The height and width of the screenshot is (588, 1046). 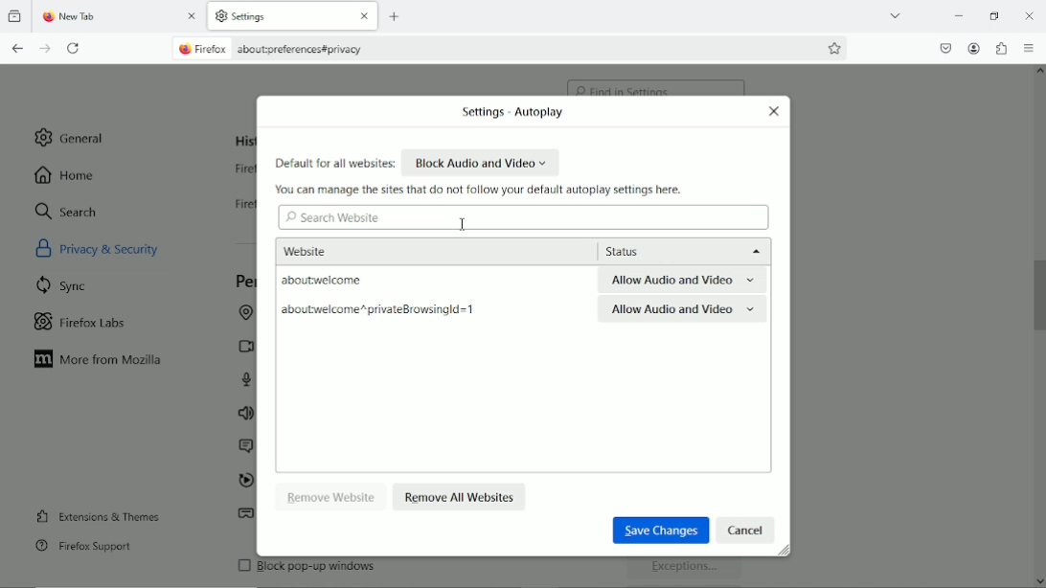 What do you see at coordinates (482, 162) in the screenshot?
I see `black audio and video` at bounding box center [482, 162].